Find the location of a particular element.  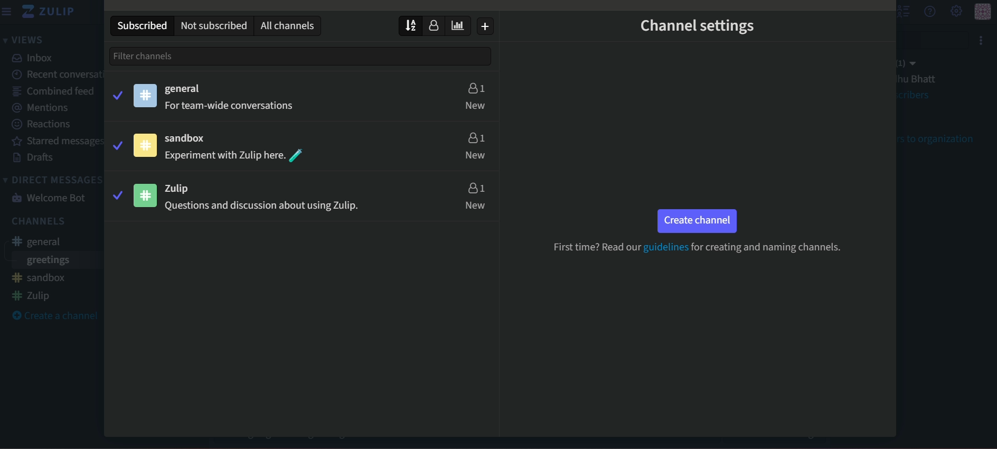

sandbox is located at coordinates (186, 138).